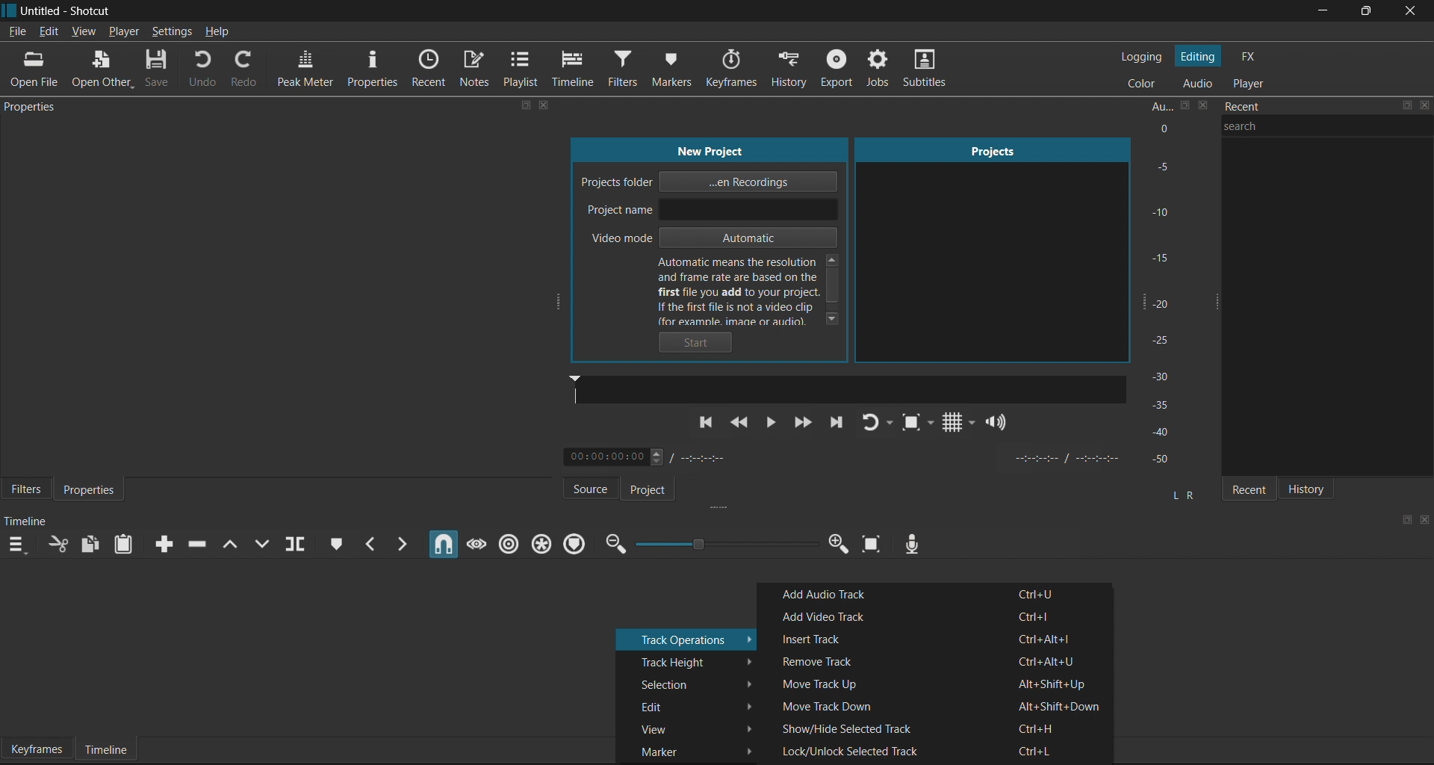 The height and width of the screenshot is (765, 1434). Describe the element at coordinates (835, 71) in the screenshot. I see `Export` at that location.